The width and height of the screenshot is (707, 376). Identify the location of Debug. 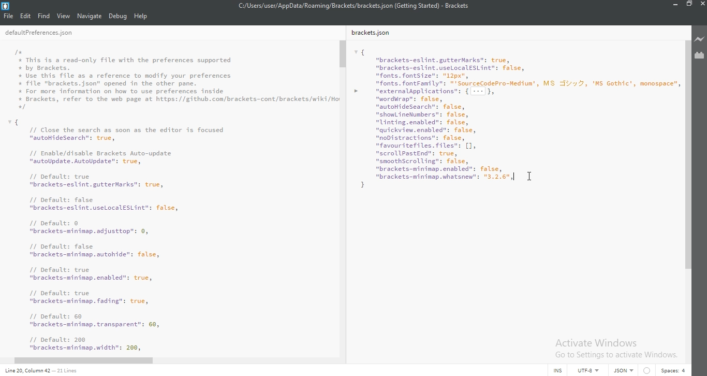
(118, 17).